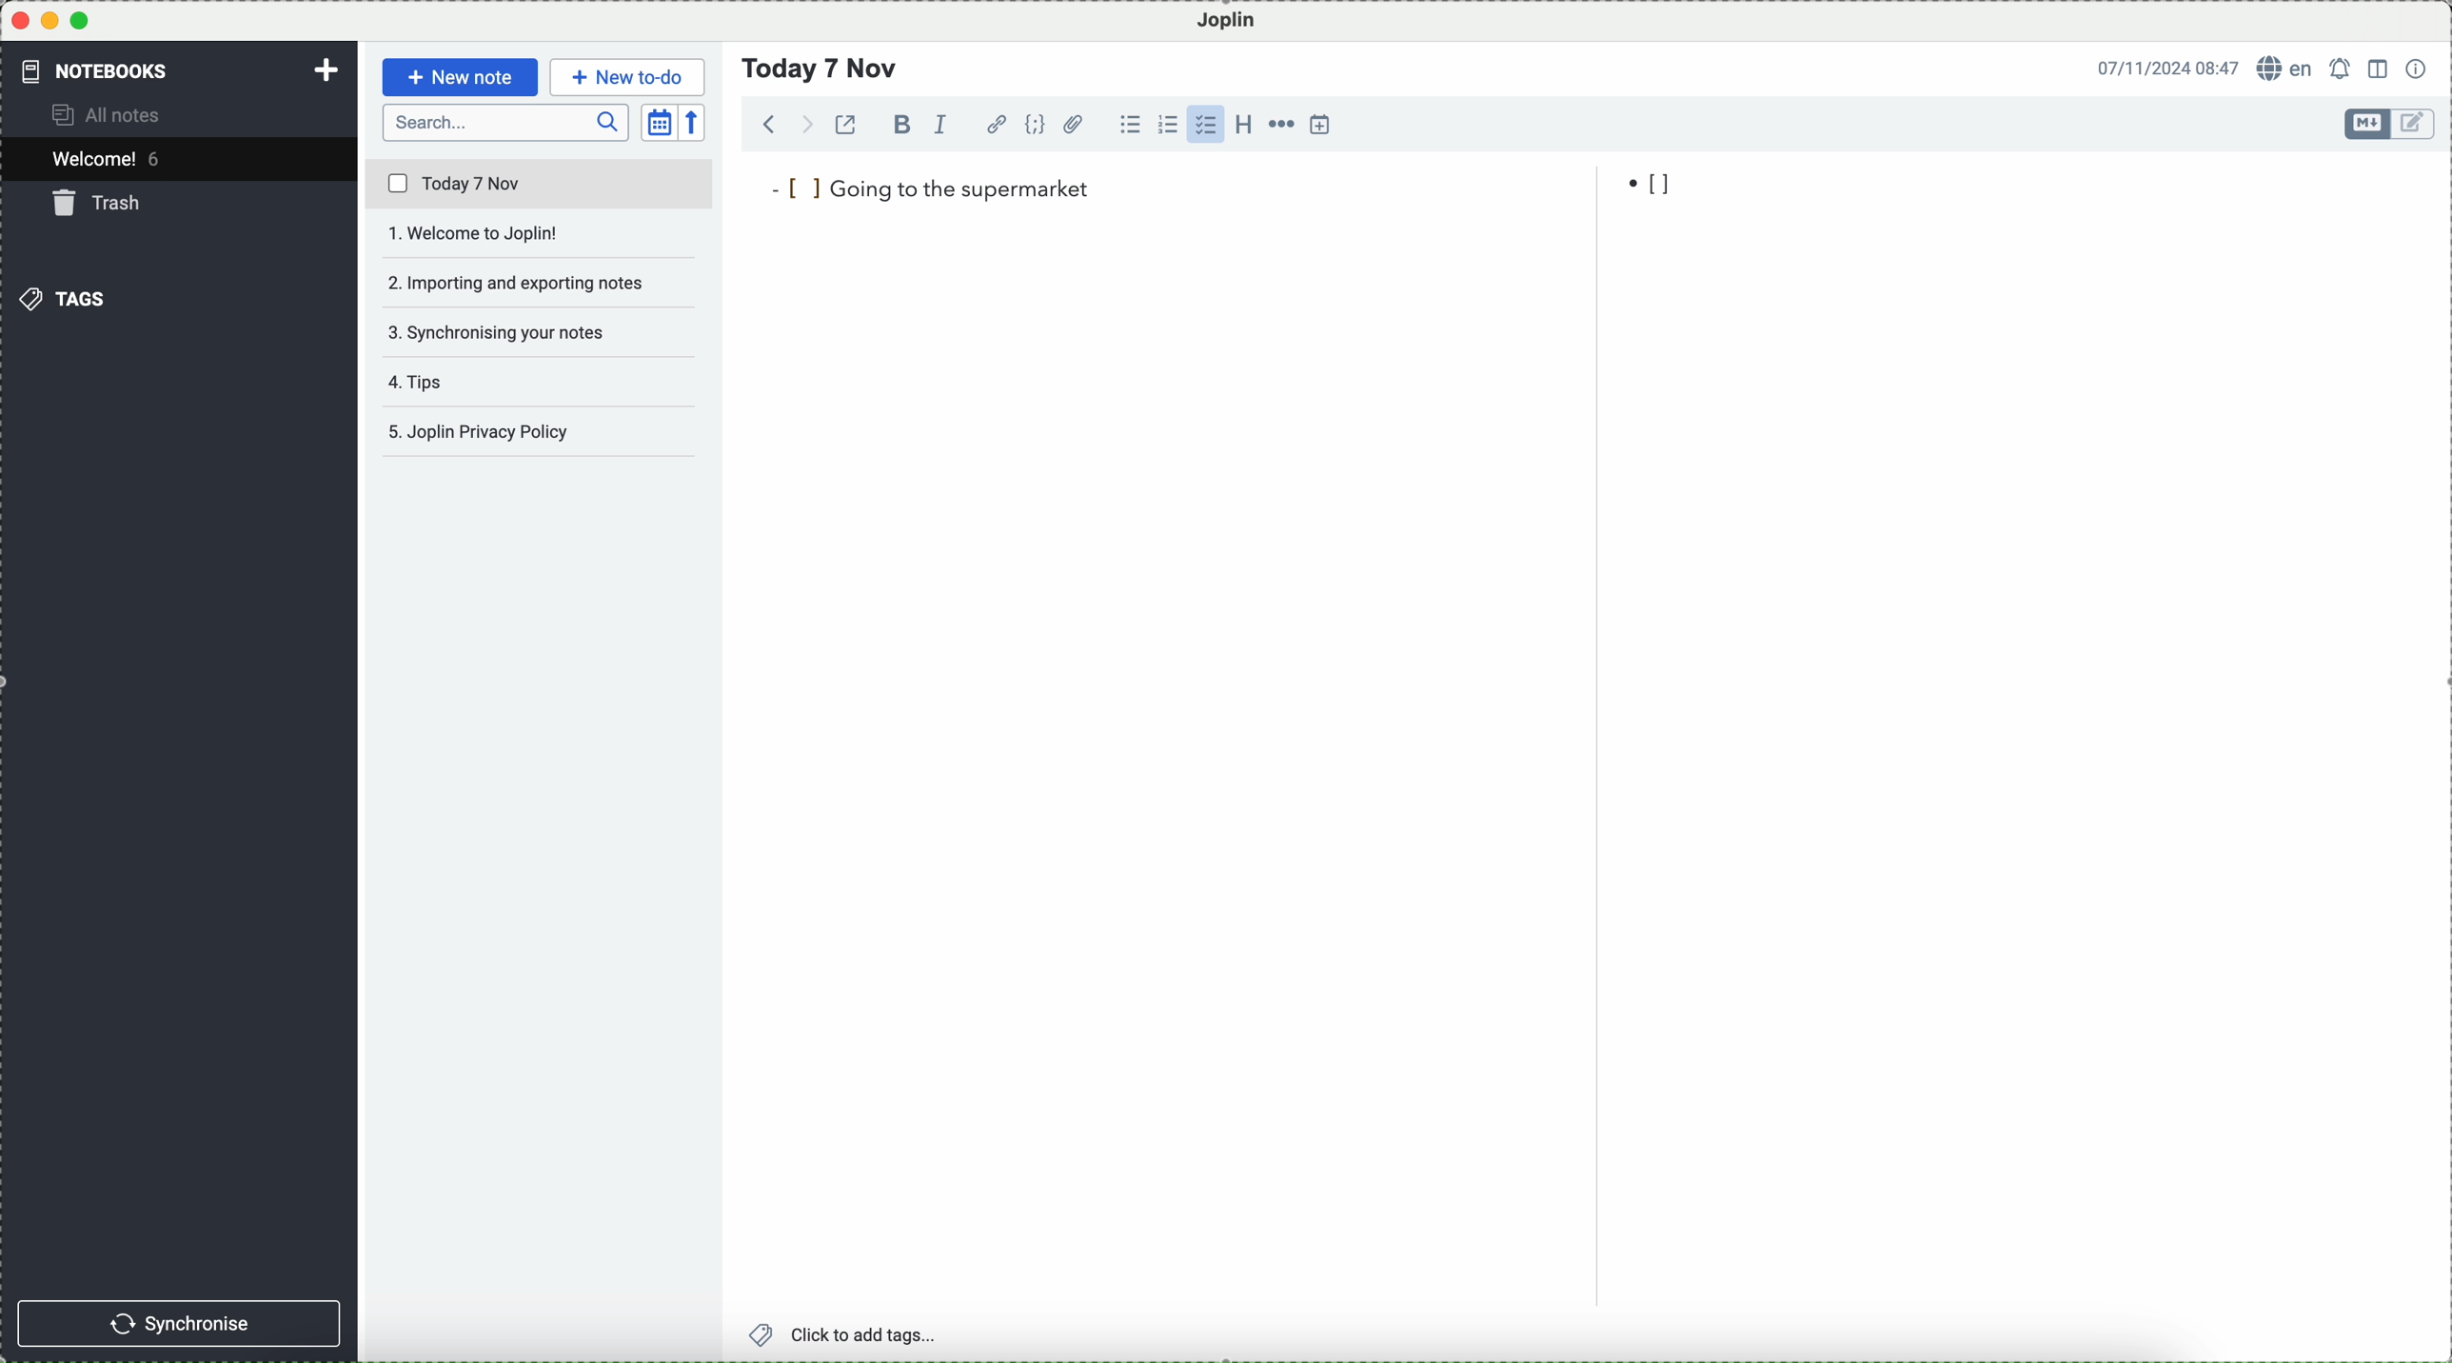  I want to click on toggle editor layout, so click(2380, 69).